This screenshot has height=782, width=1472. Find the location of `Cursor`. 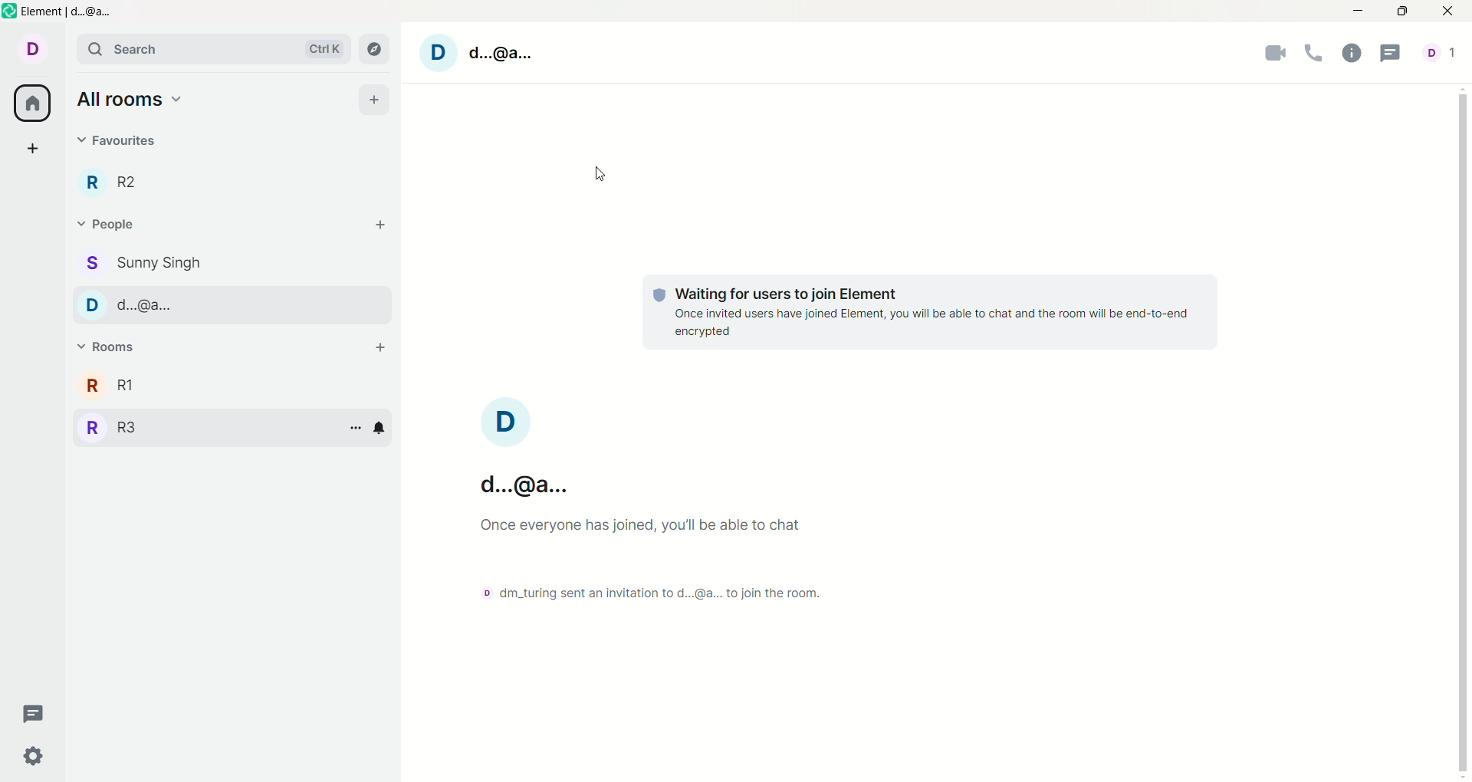

Cursor is located at coordinates (600, 174).